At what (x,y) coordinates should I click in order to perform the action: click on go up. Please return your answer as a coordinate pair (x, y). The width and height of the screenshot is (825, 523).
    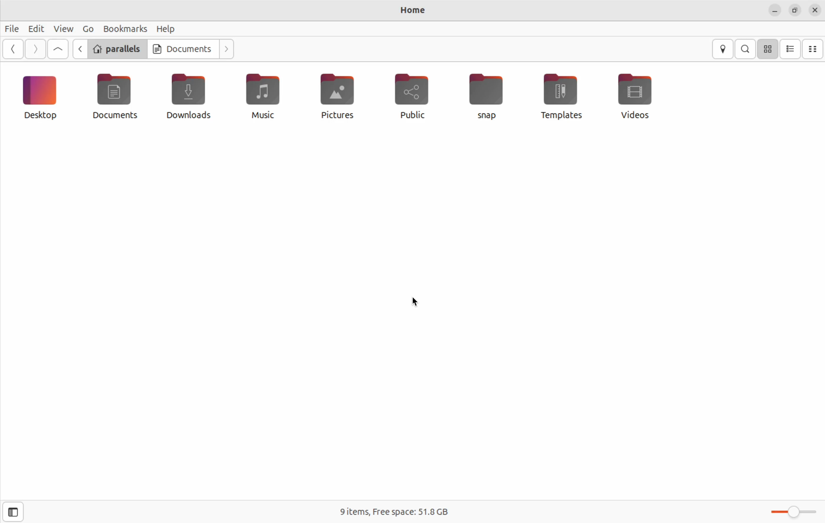
    Looking at the image, I should click on (58, 49).